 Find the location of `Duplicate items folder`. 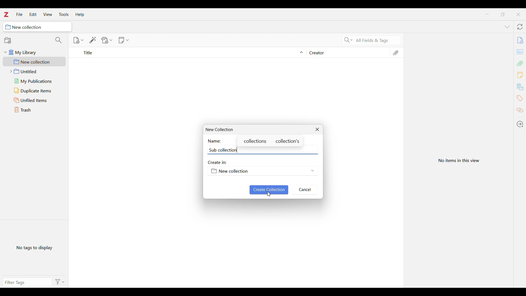

Duplicate items folder is located at coordinates (34, 91).